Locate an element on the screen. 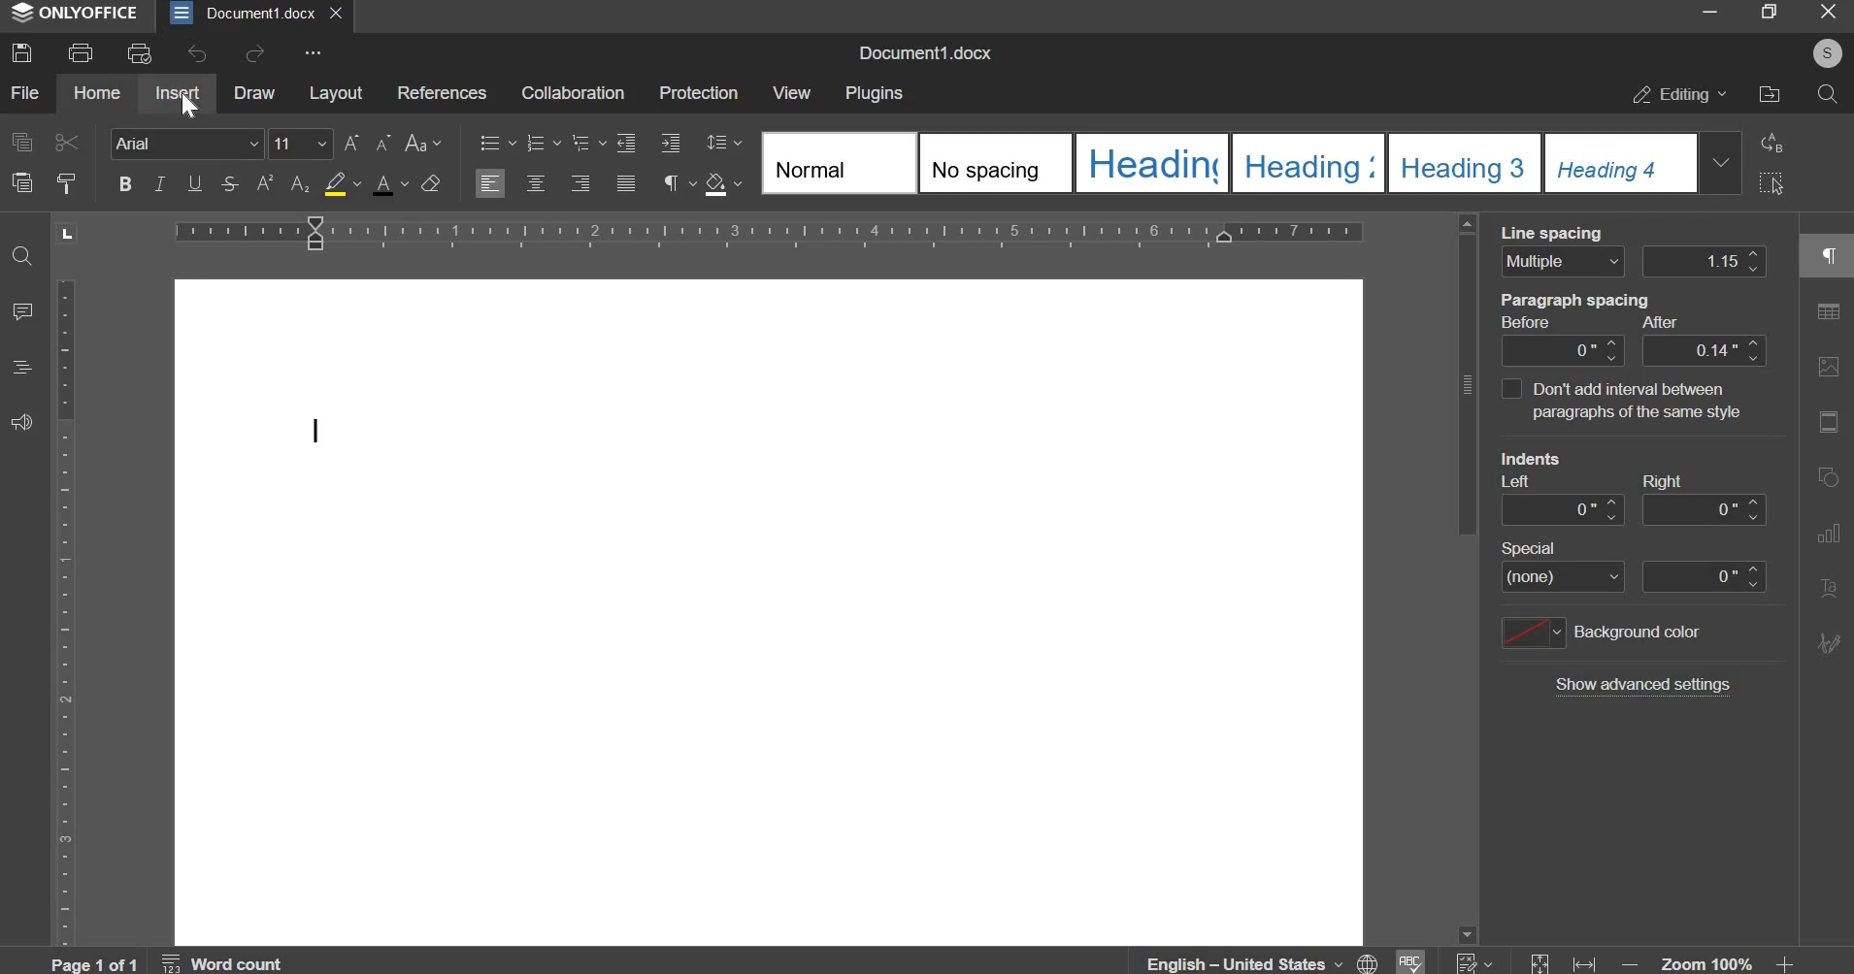 This screenshot has width=1854, height=974. print is located at coordinates (79, 52).